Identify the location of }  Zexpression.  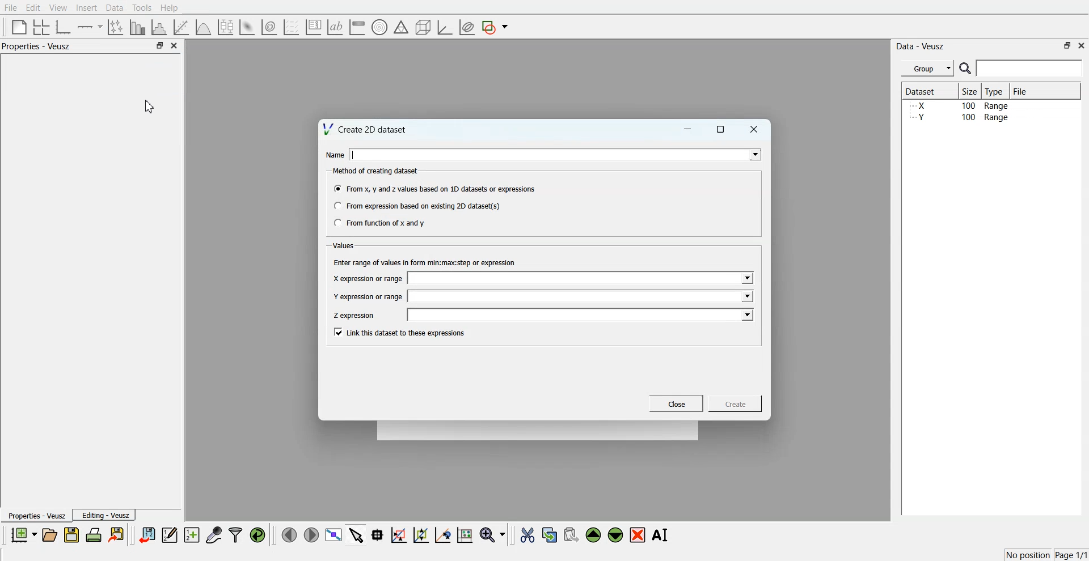
(355, 316).